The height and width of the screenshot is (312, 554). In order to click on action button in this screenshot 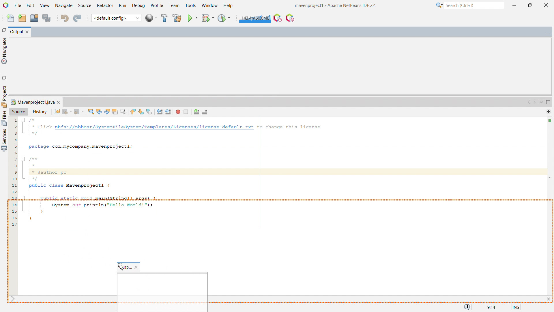, I will do `click(549, 124)`.